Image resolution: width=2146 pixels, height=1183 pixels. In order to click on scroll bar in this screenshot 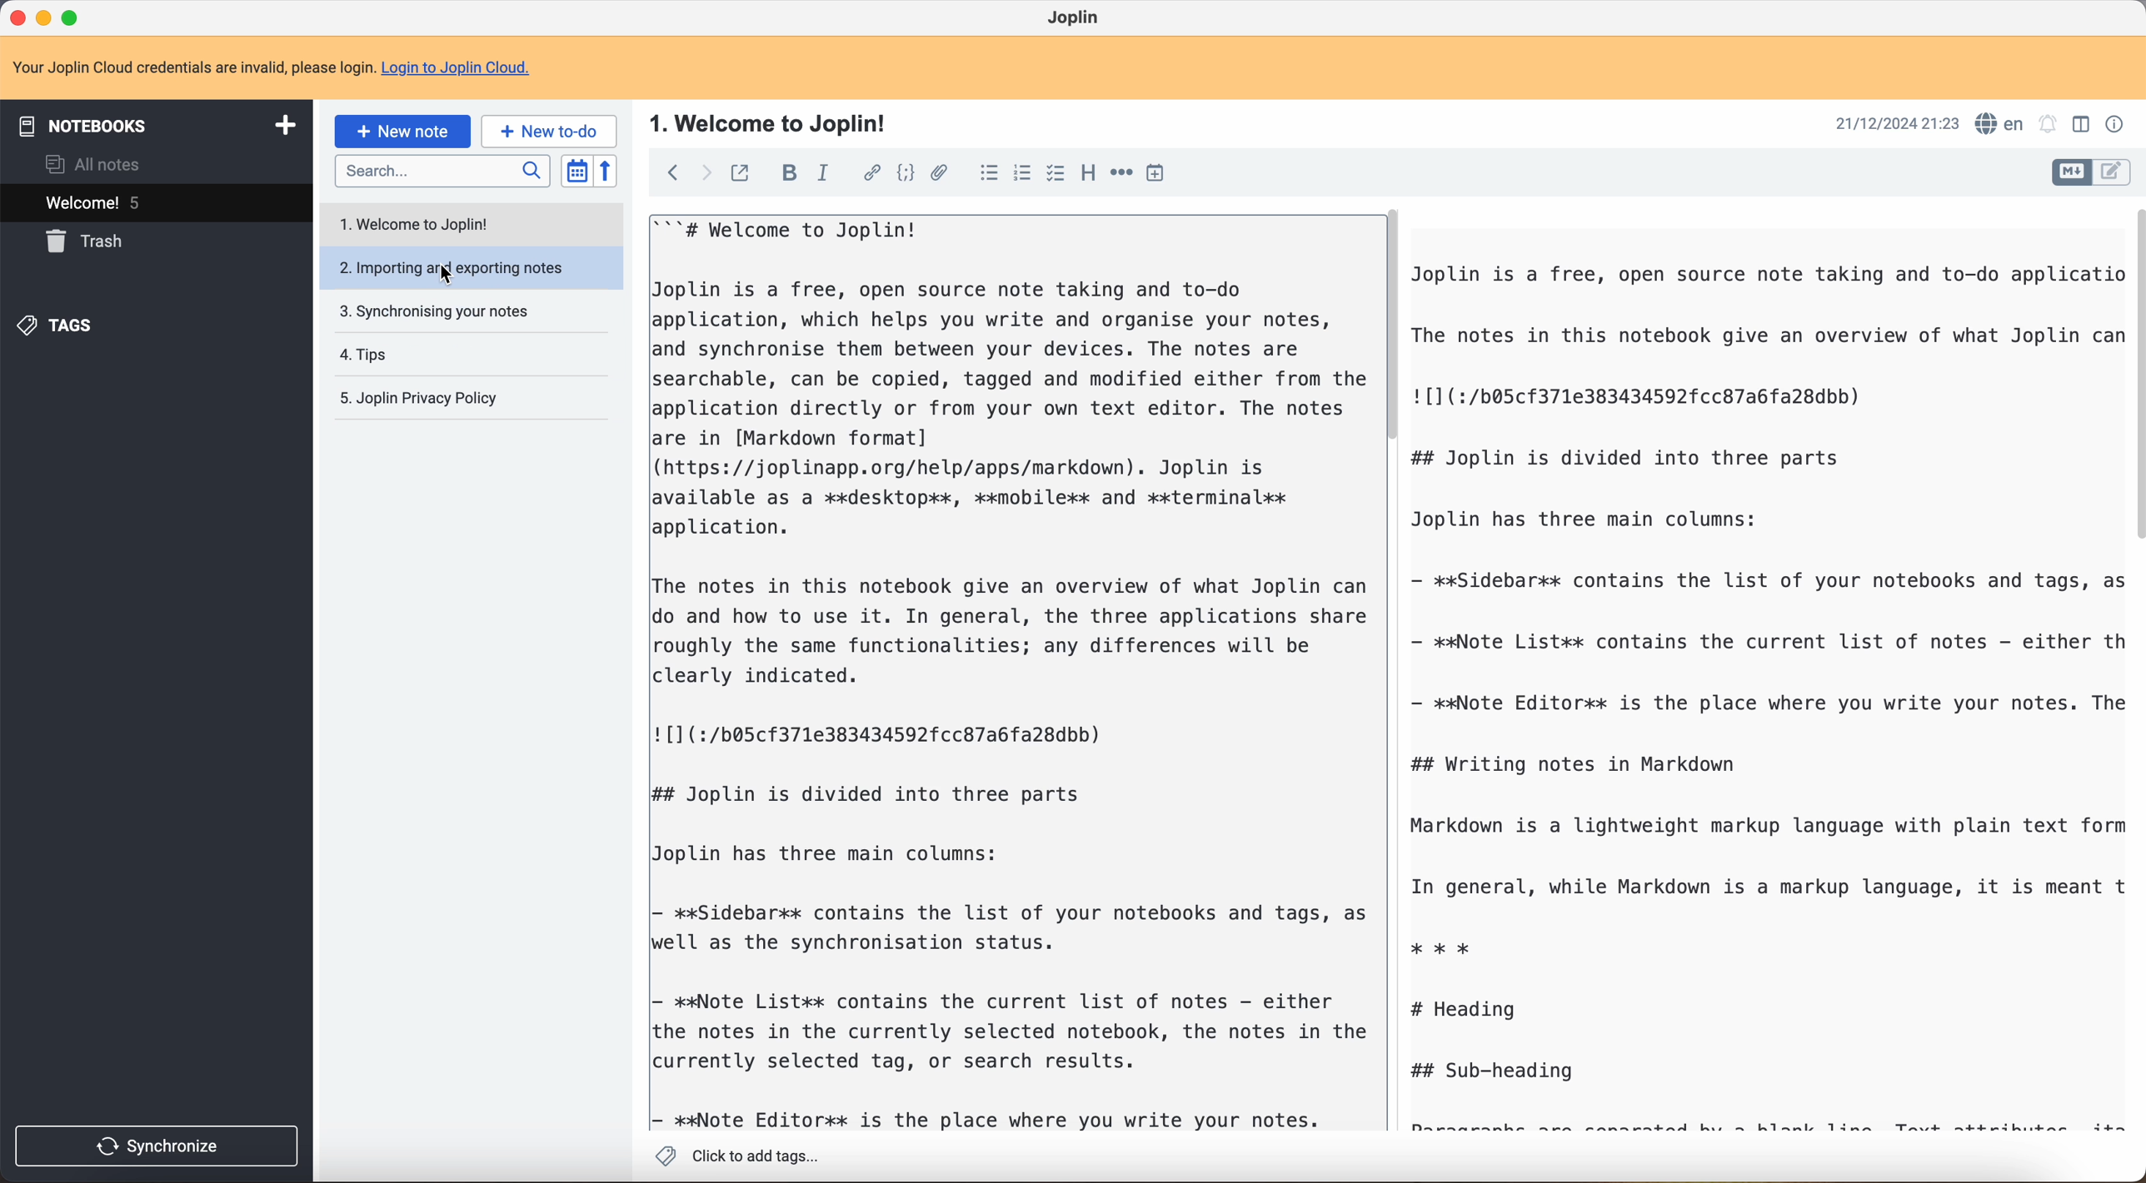, I will do `click(1396, 330)`.